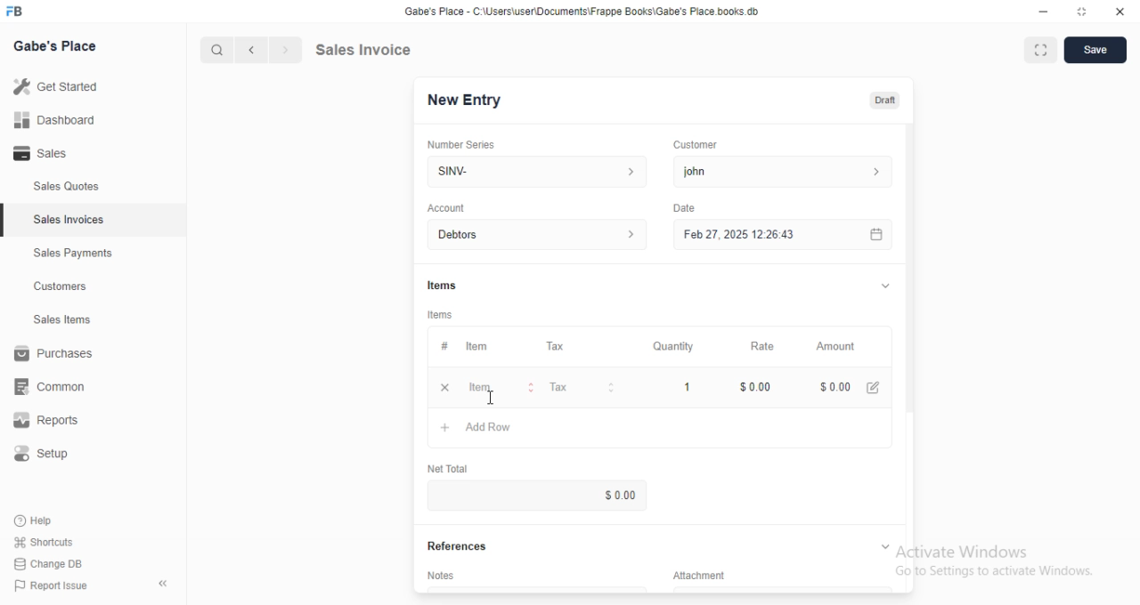 Image resolution: width=1140 pixels, height=605 pixels. What do you see at coordinates (692, 574) in the screenshot?
I see `Attachment` at bounding box center [692, 574].